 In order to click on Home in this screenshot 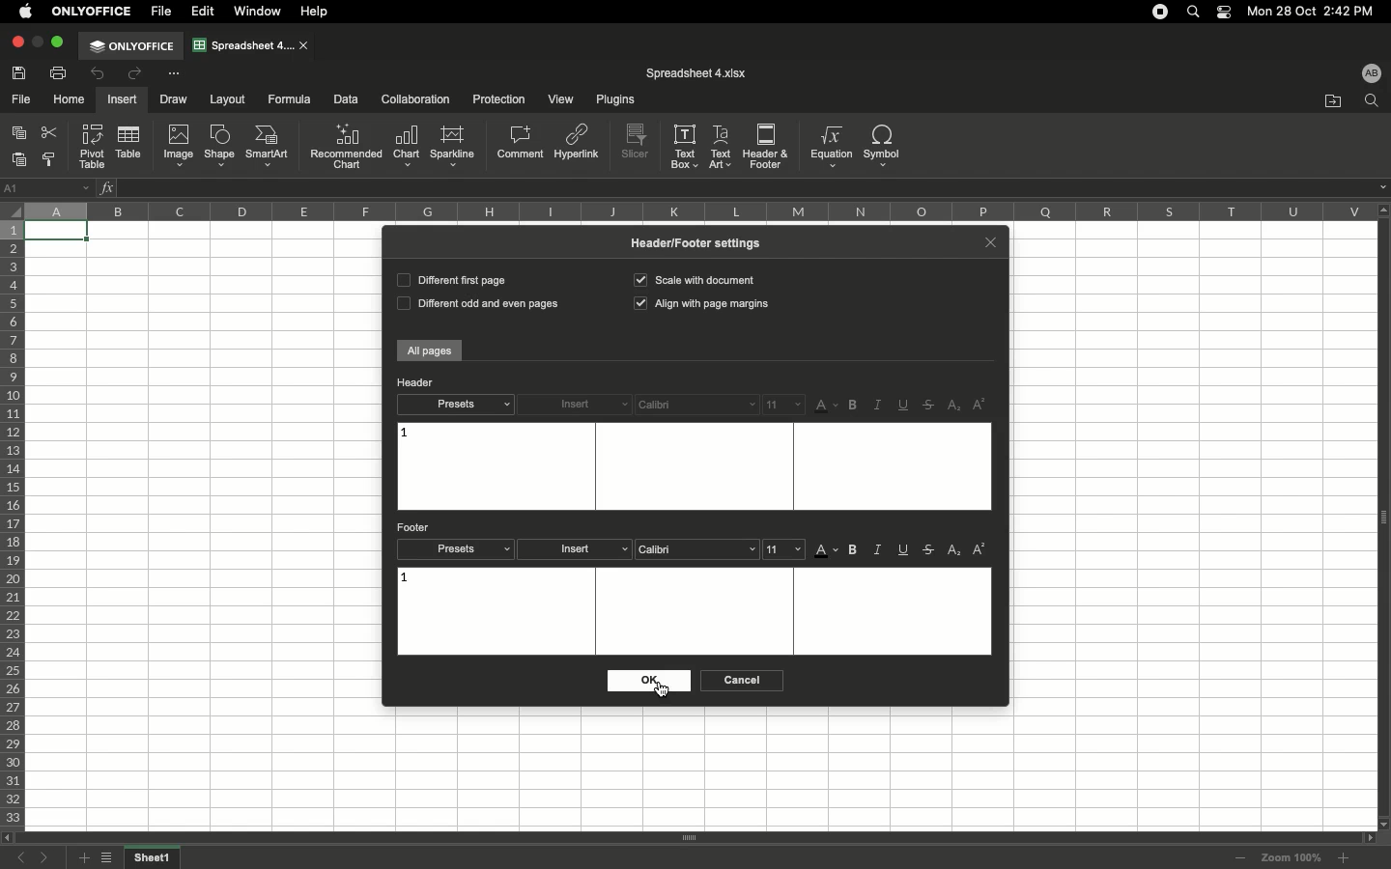, I will do `click(70, 100)`.